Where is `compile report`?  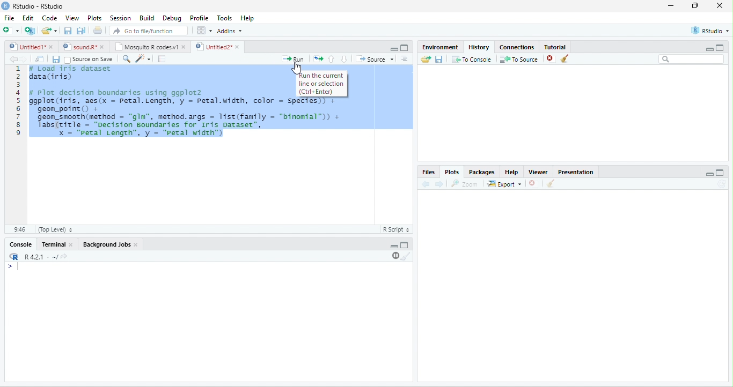 compile report is located at coordinates (162, 58).